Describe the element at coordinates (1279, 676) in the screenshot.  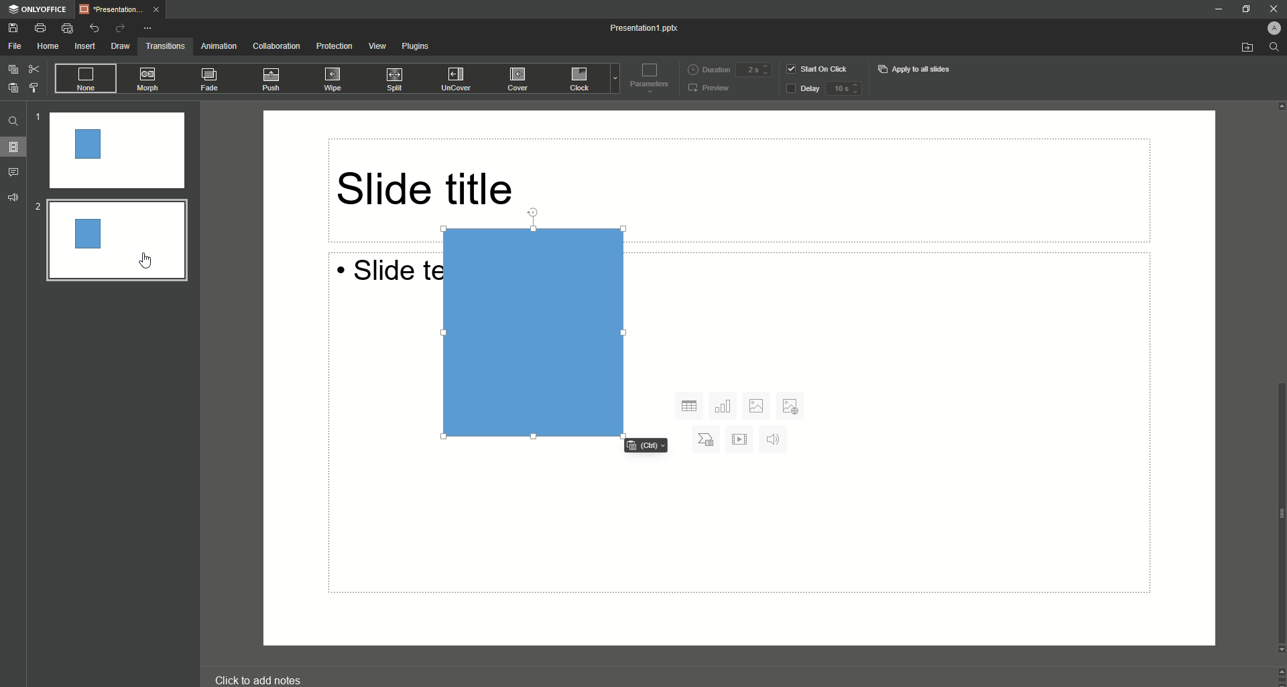
I see `Controls` at that location.